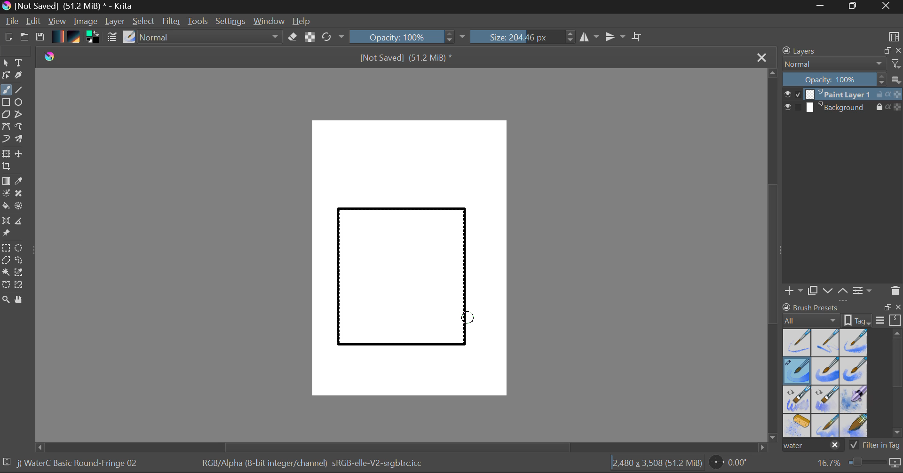 The image size is (903, 473). Describe the element at coordinates (7, 103) in the screenshot. I see `Rectangle` at that location.